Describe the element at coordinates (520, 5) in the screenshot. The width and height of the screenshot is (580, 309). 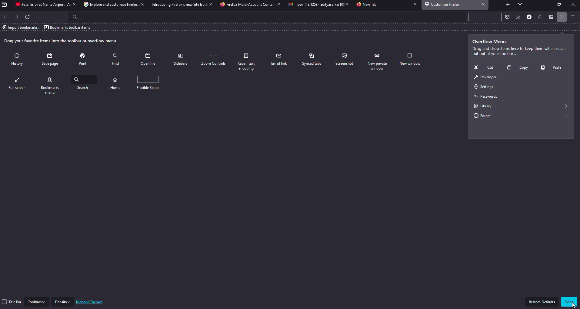
I see `tabs` at that location.